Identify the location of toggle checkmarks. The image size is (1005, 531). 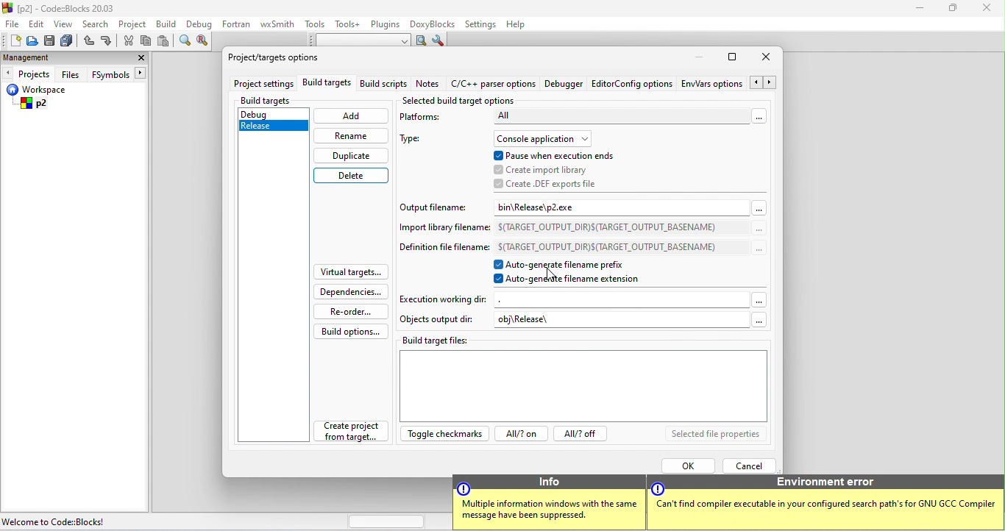
(442, 436).